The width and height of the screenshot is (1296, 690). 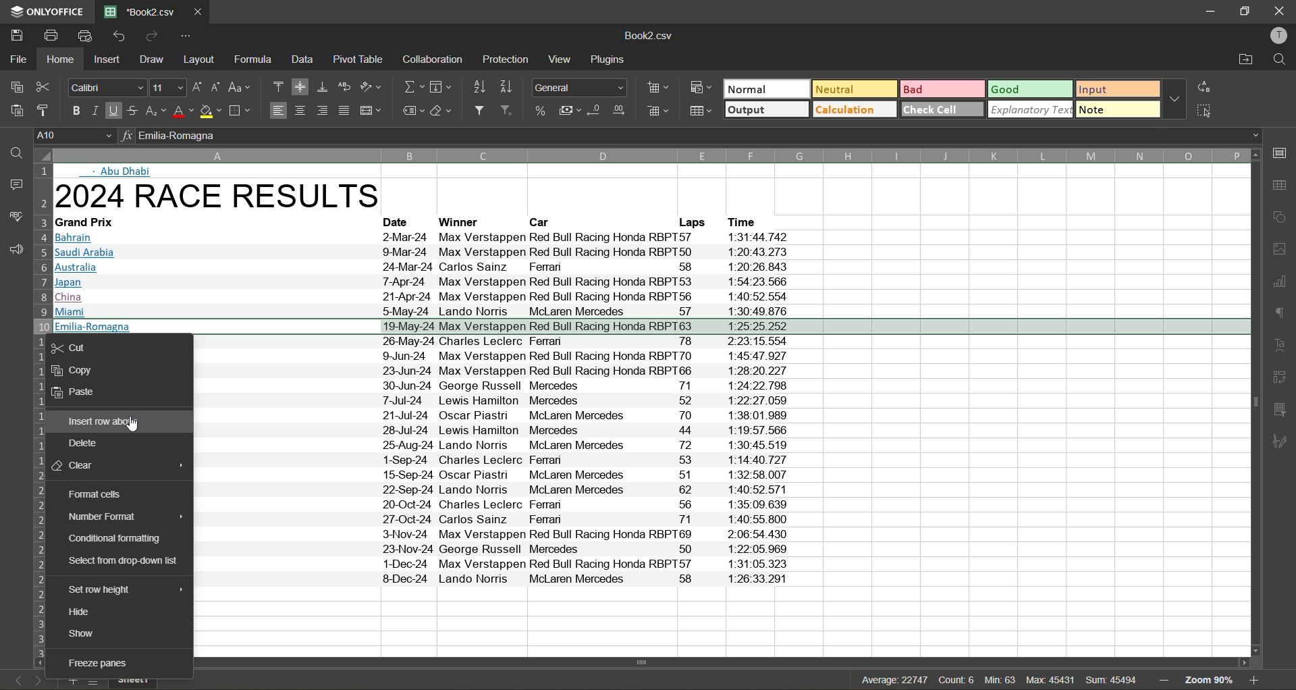 What do you see at coordinates (222, 198) in the screenshot?
I see `2024 RACE RESULTS` at bounding box center [222, 198].